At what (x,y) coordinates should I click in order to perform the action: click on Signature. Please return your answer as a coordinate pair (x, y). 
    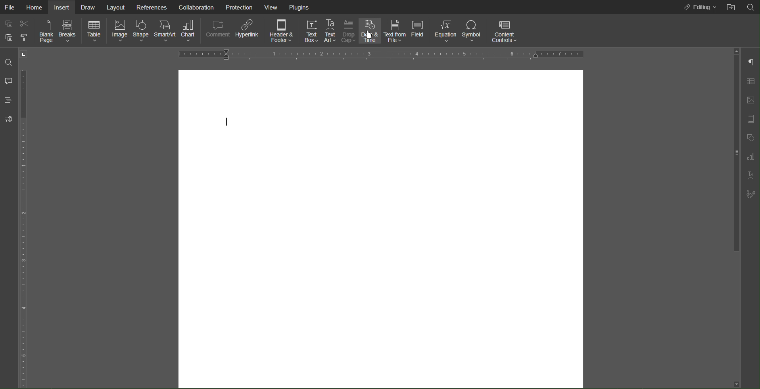
    Looking at the image, I should click on (750, 194).